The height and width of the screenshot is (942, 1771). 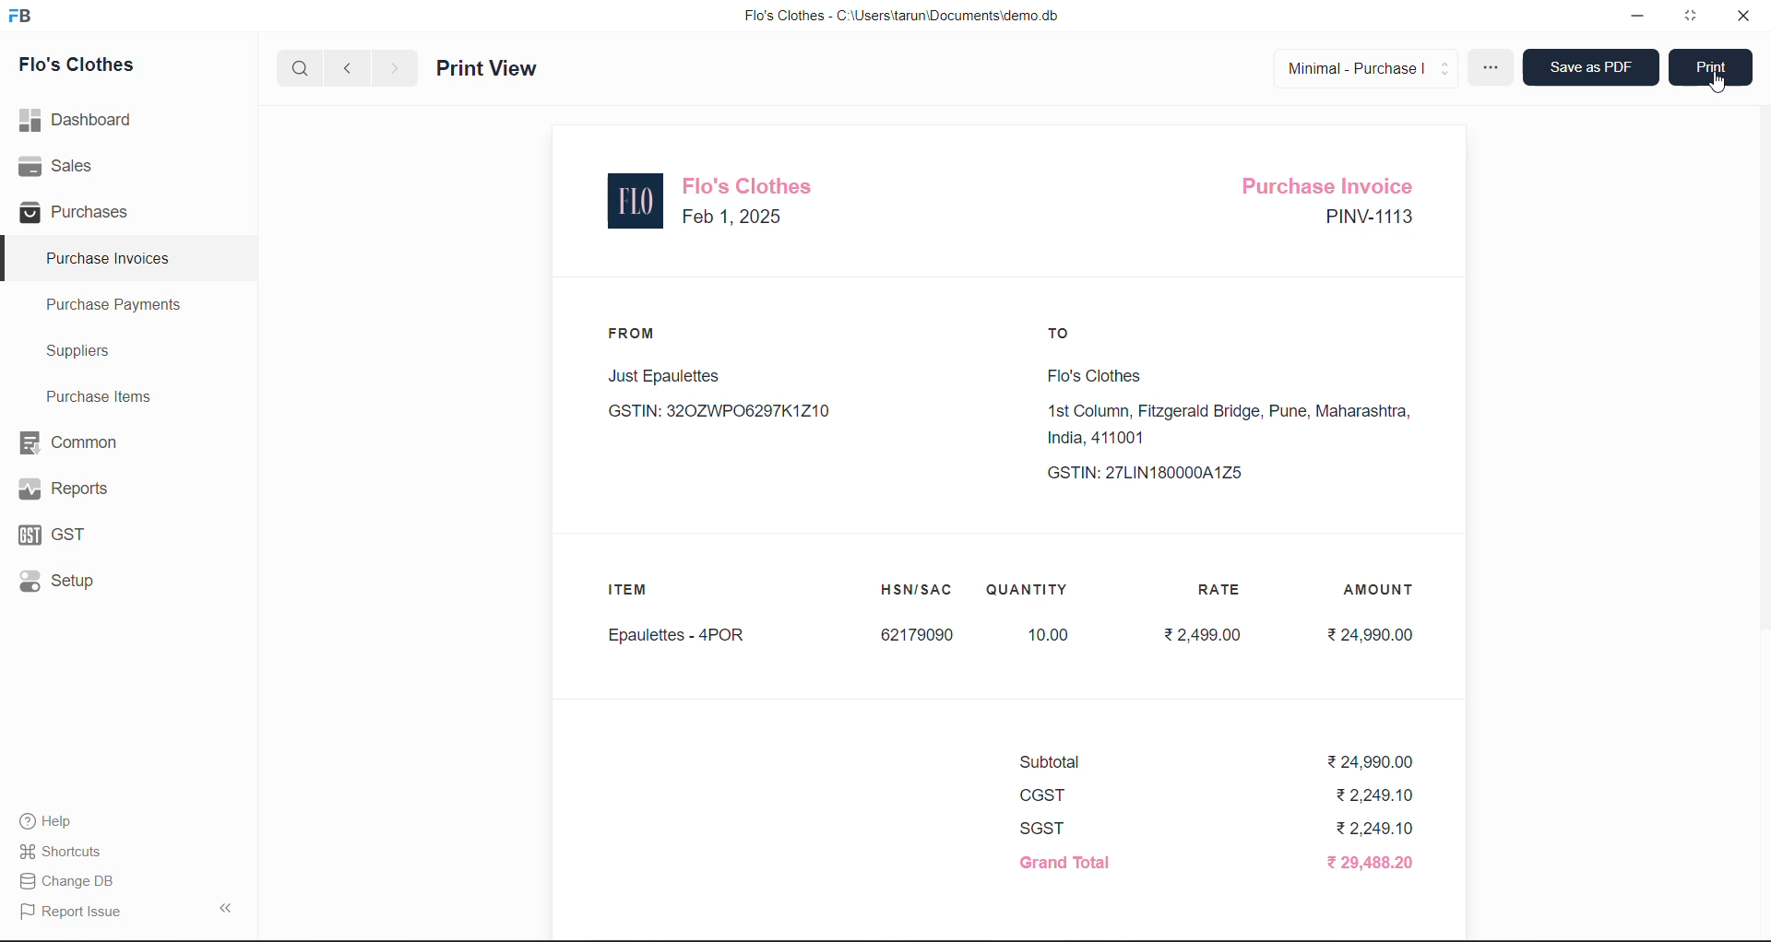 I want to click on close, so click(x=1742, y=19).